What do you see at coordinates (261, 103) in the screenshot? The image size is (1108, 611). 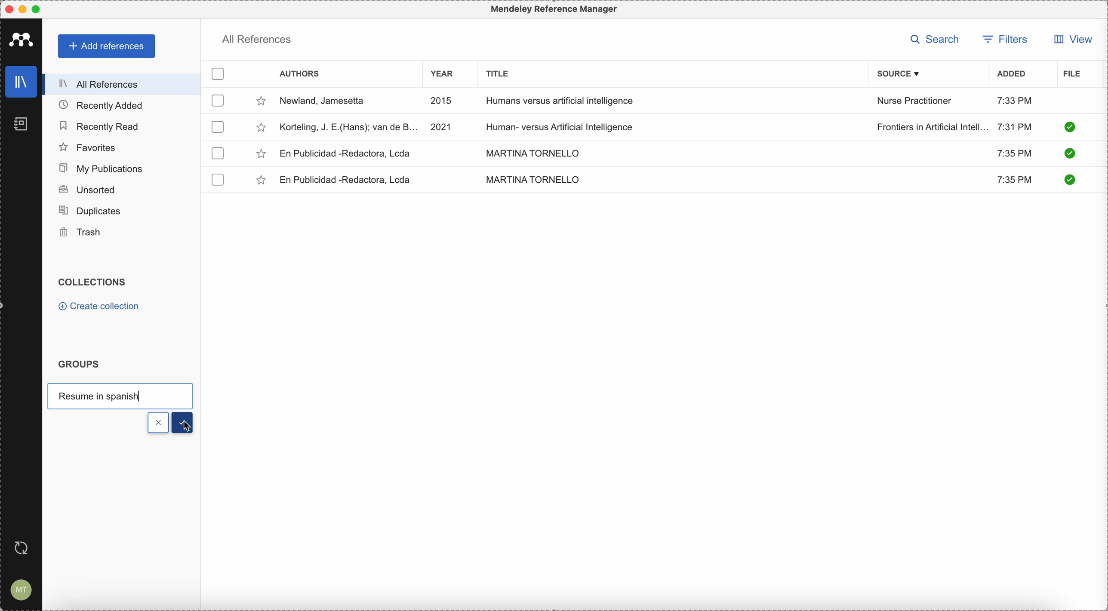 I see `favorite` at bounding box center [261, 103].